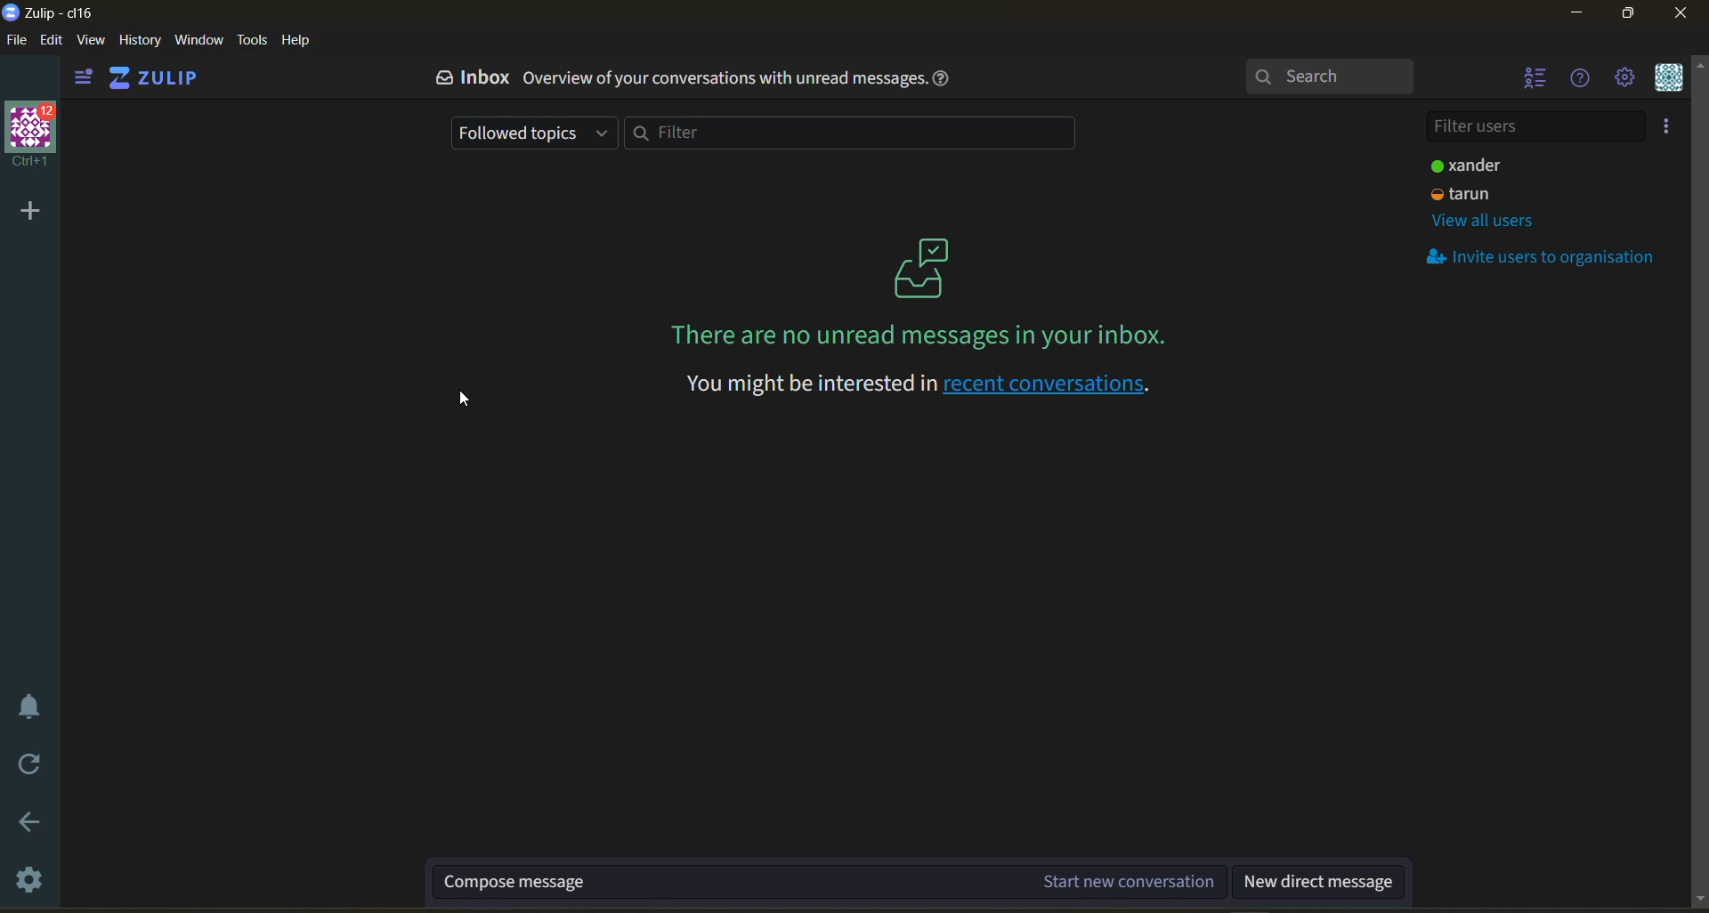 The height and width of the screenshot is (913, 1709). What do you see at coordinates (139, 41) in the screenshot?
I see `history` at bounding box center [139, 41].